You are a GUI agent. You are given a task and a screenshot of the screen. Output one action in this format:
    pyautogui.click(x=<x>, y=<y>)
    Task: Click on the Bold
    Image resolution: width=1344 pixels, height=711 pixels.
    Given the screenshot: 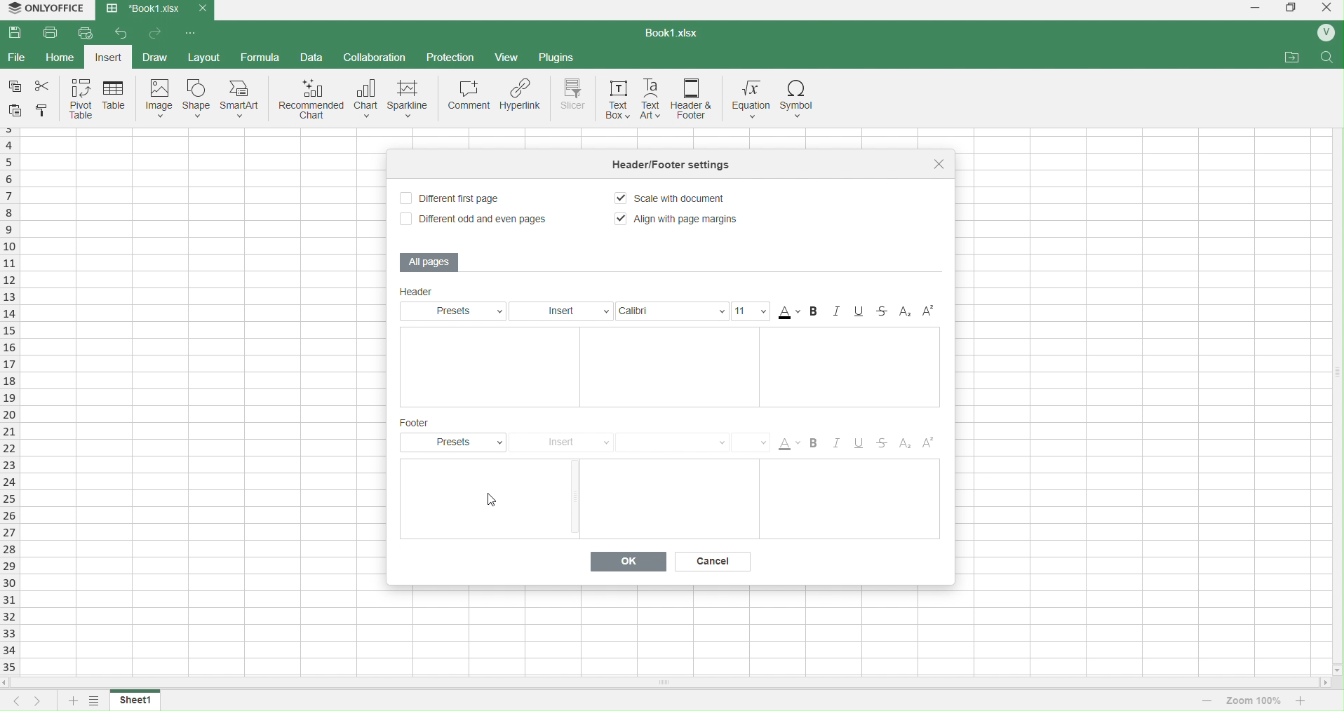 What is the action you would take?
    pyautogui.click(x=817, y=313)
    